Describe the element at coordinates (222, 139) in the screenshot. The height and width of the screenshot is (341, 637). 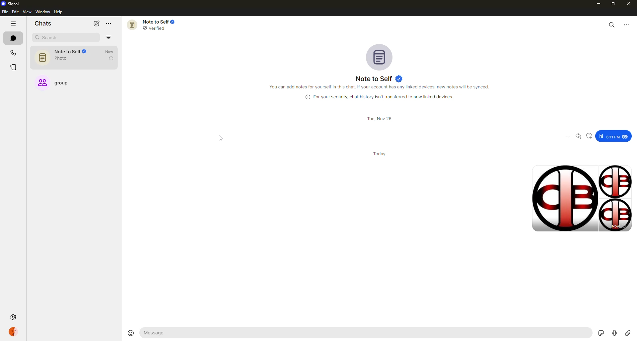
I see `cursor` at that location.